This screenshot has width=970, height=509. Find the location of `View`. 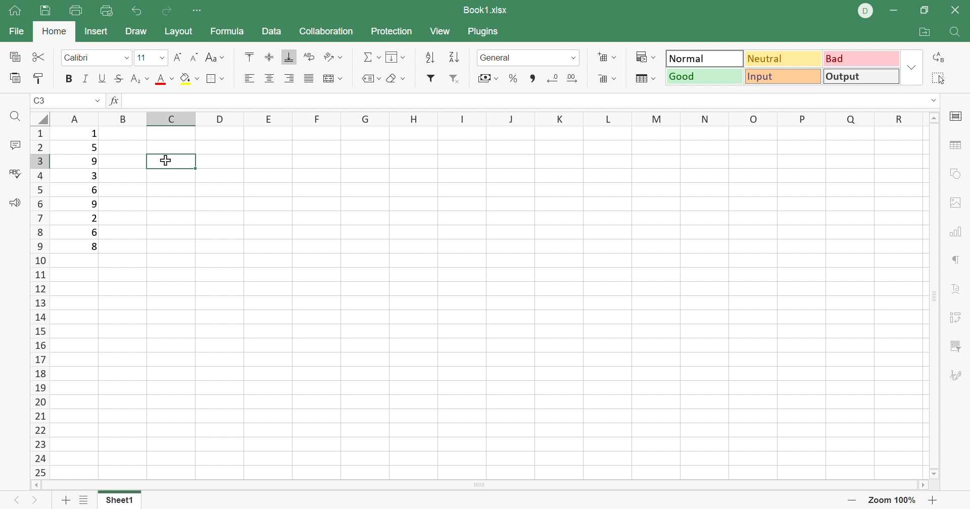

View is located at coordinates (441, 30).